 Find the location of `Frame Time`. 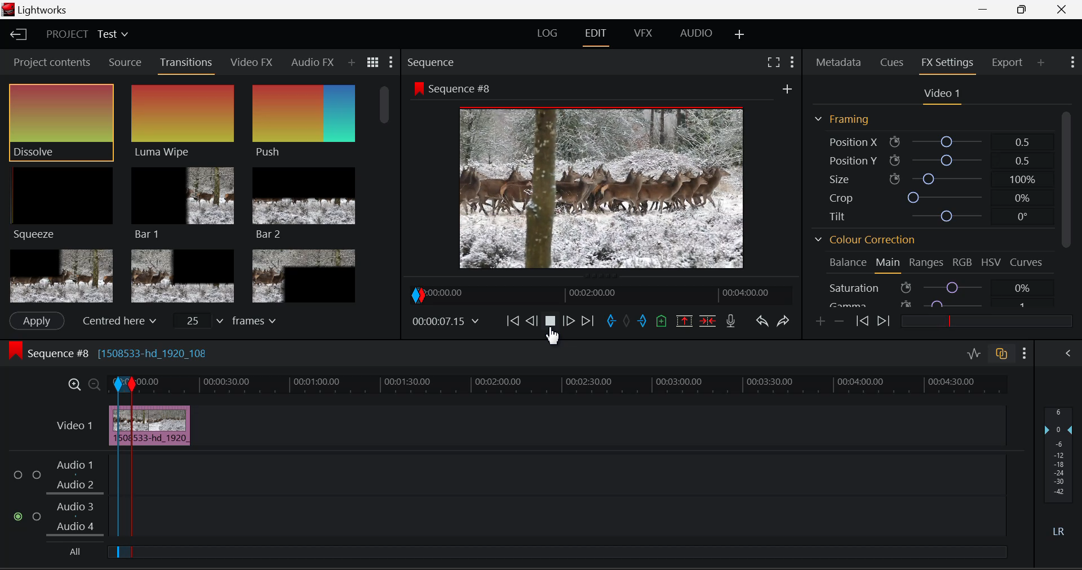

Frame Time is located at coordinates (445, 321).